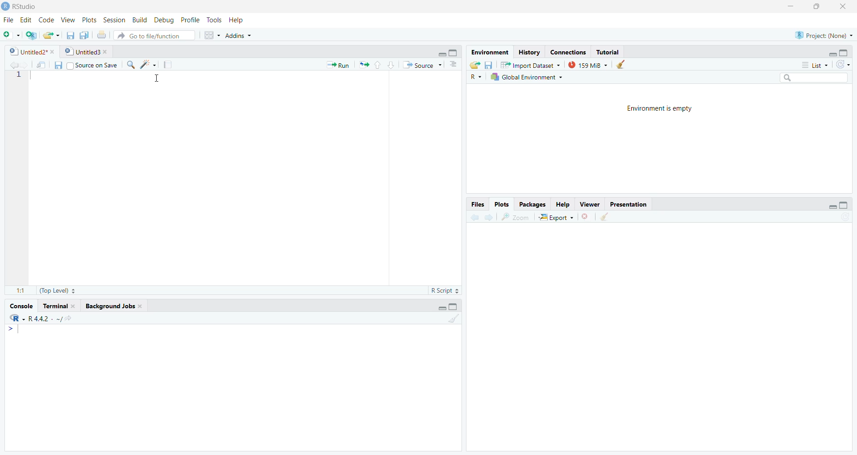 This screenshot has width=857, height=455. What do you see at coordinates (586, 217) in the screenshot?
I see `Delete` at bounding box center [586, 217].